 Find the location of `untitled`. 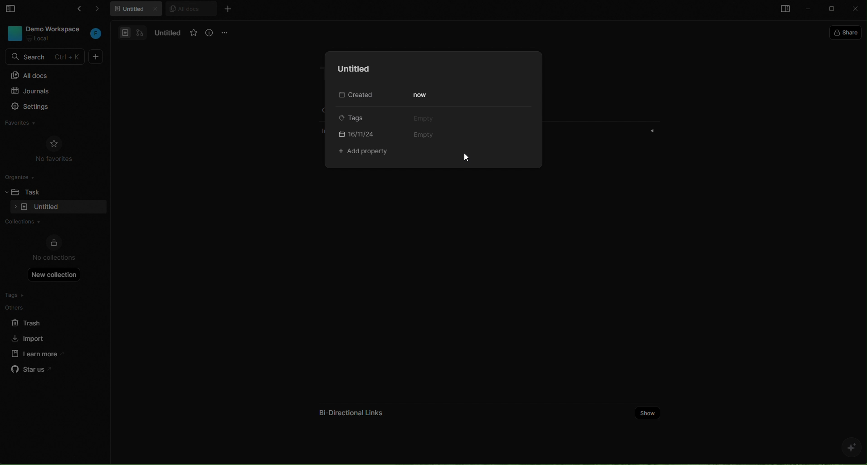

untitled is located at coordinates (351, 69).